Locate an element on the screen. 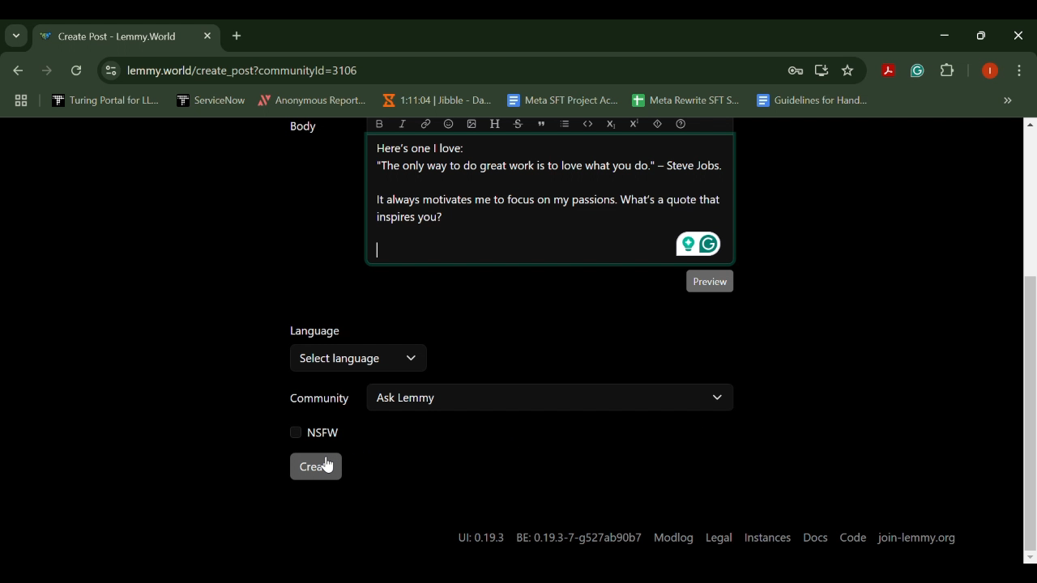 The image size is (1037, 583). Restore Down is located at coordinates (948, 35).